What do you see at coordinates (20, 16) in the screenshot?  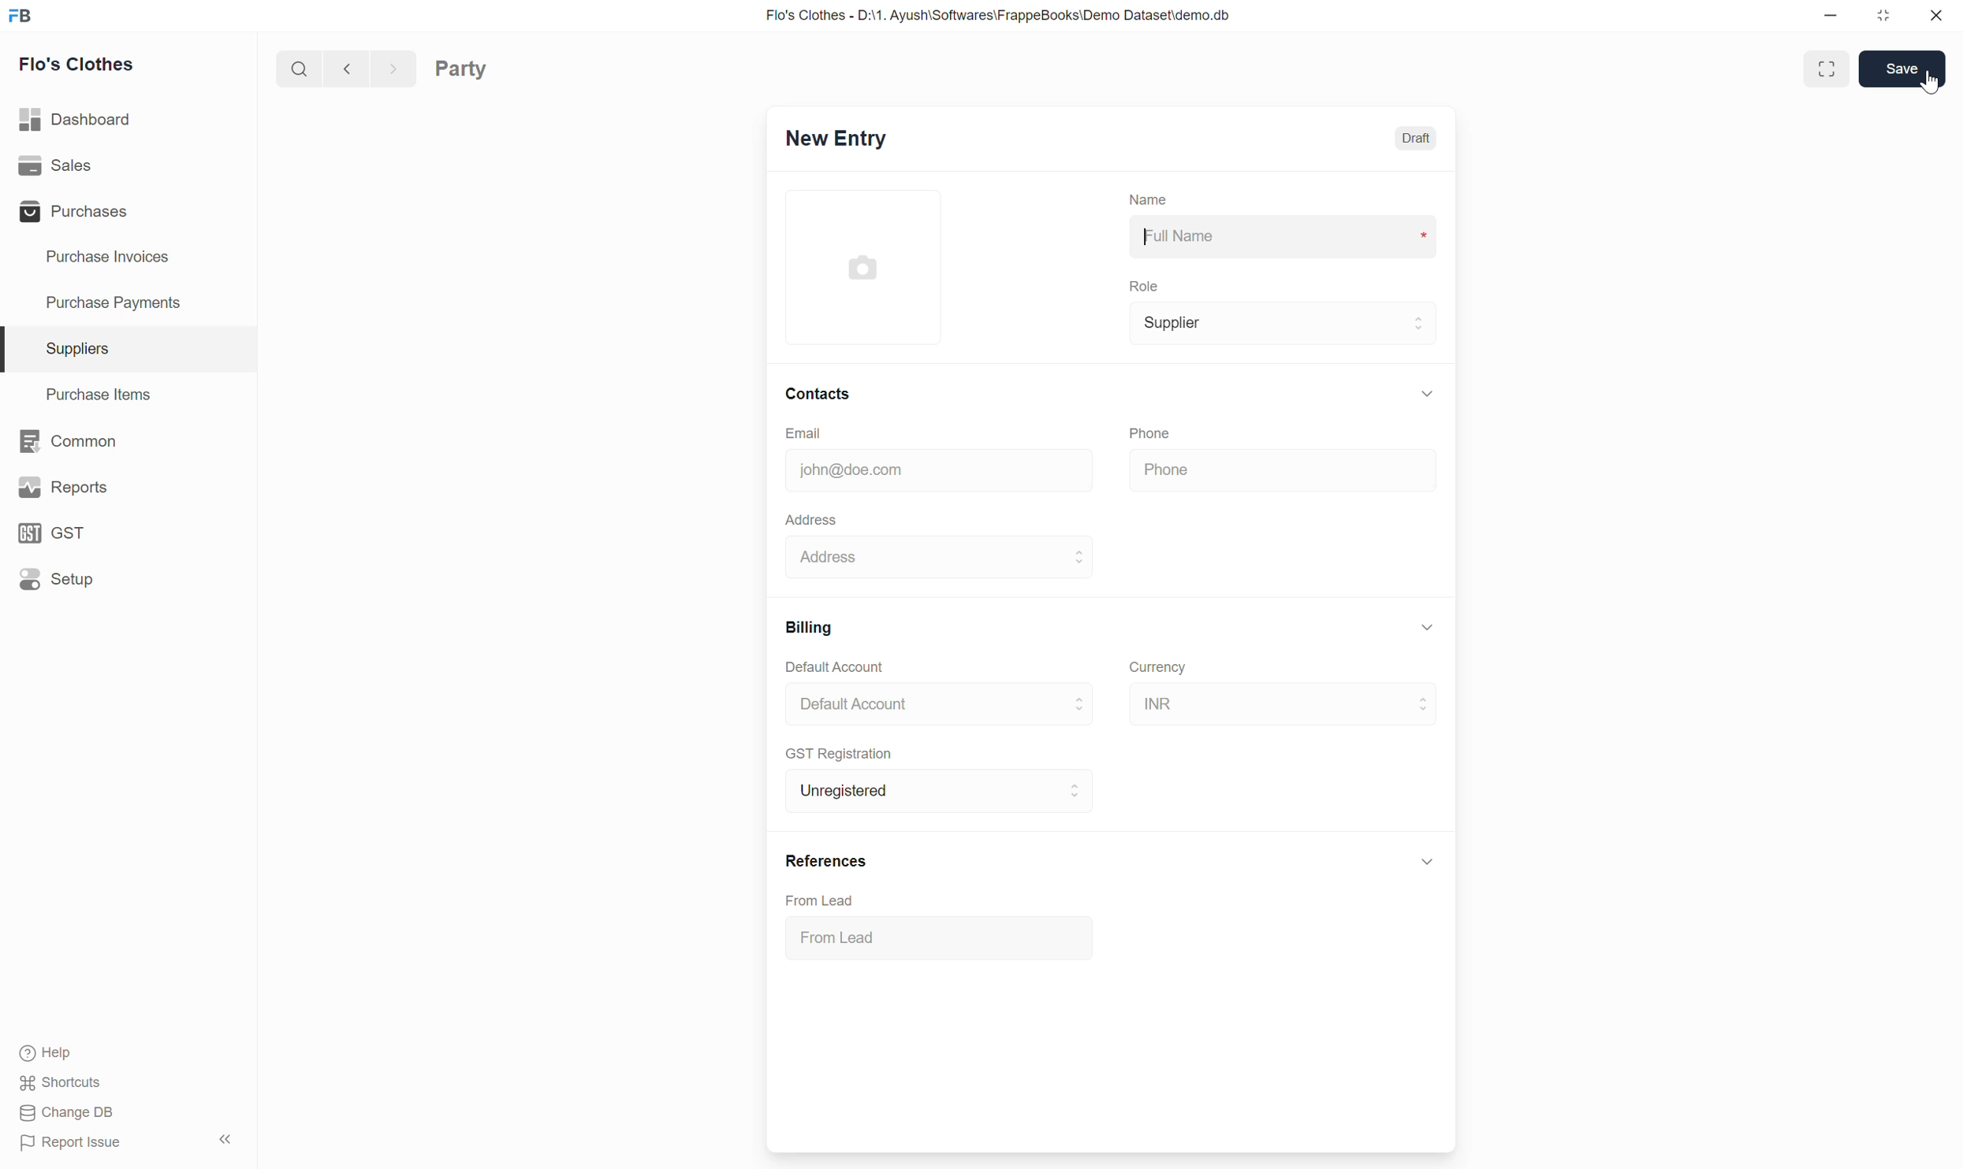 I see `Frappe Books logo` at bounding box center [20, 16].